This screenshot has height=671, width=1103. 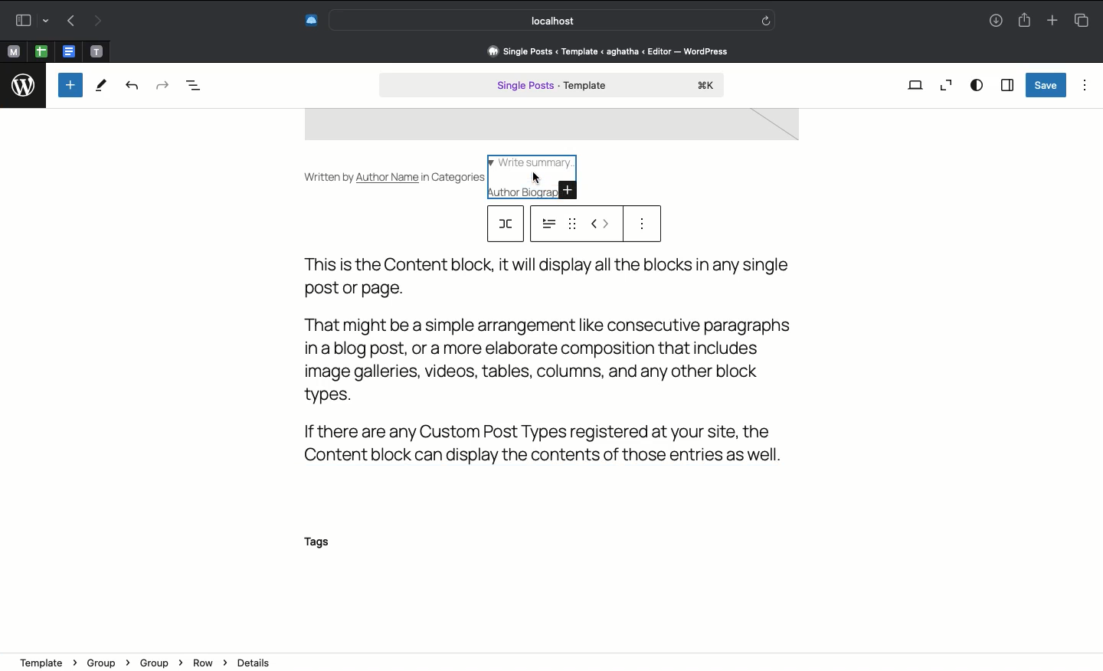 What do you see at coordinates (1024, 21) in the screenshot?
I see `Share` at bounding box center [1024, 21].